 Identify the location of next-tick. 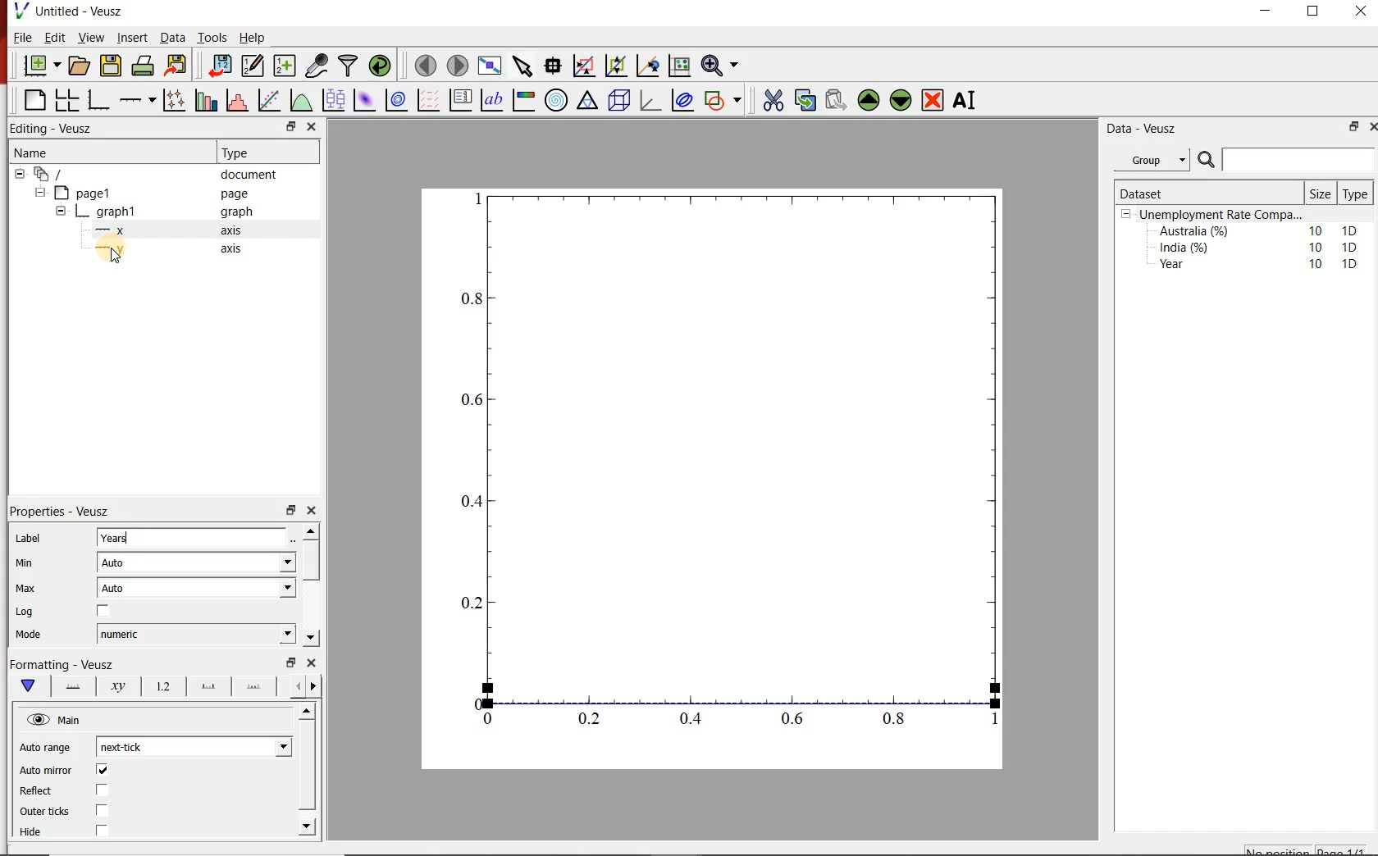
(195, 744).